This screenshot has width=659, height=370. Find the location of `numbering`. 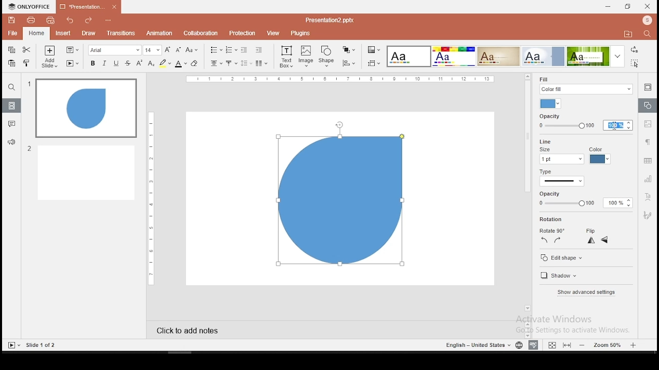

numbering is located at coordinates (231, 49).